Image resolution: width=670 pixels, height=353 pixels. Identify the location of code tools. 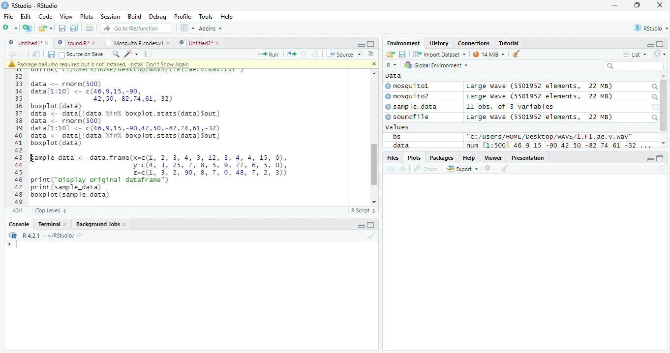
(131, 54).